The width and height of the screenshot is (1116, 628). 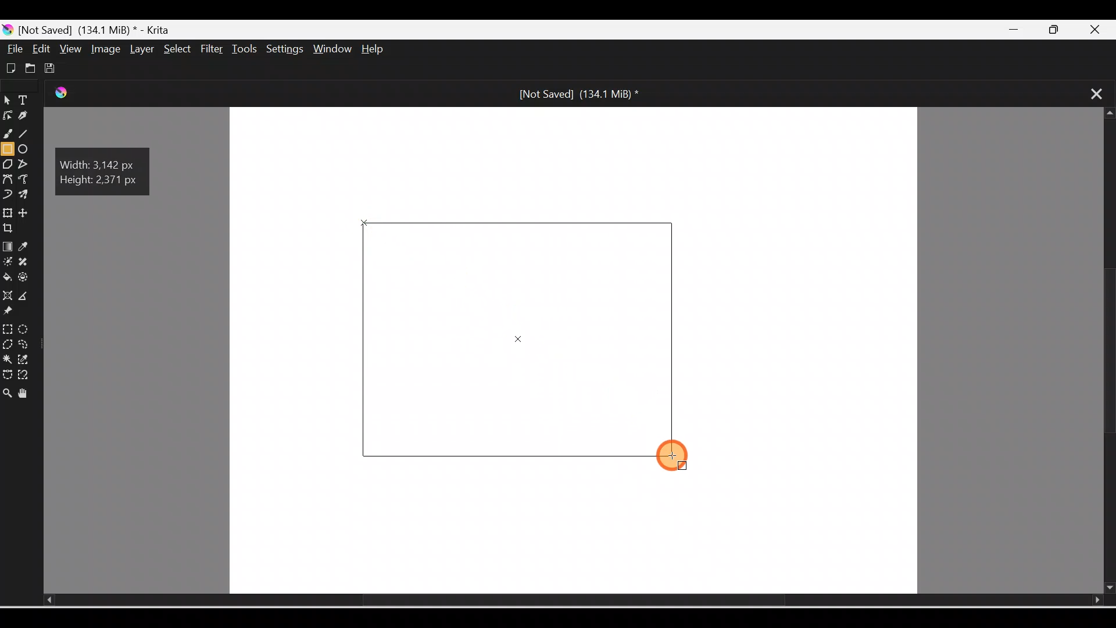 What do you see at coordinates (24, 117) in the screenshot?
I see `Calligraphy` at bounding box center [24, 117].